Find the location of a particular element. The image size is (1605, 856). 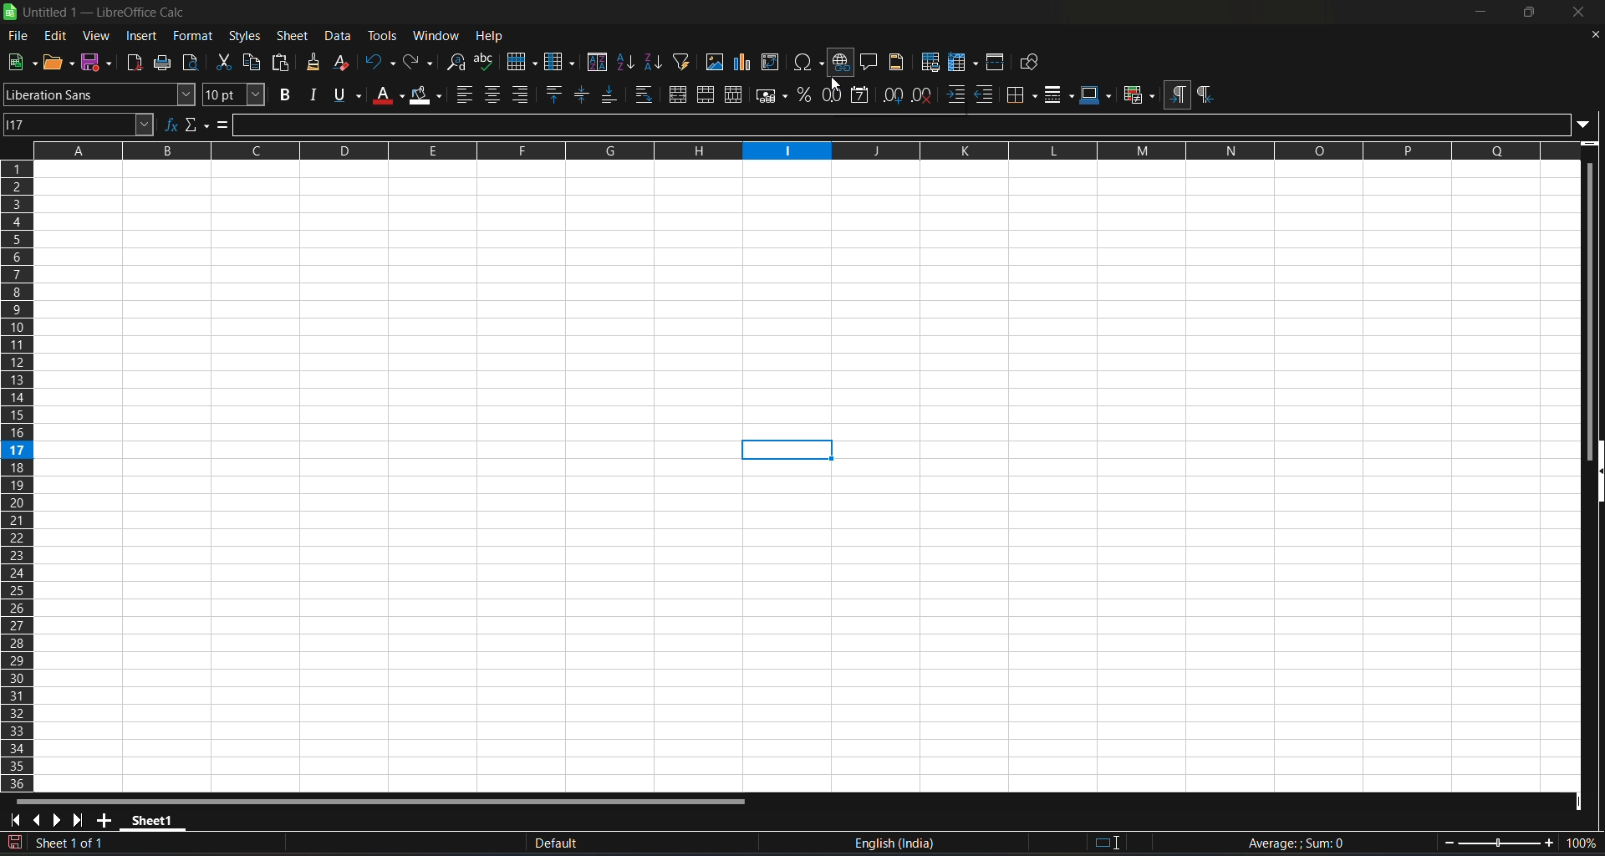

rows is located at coordinates (795, 156).